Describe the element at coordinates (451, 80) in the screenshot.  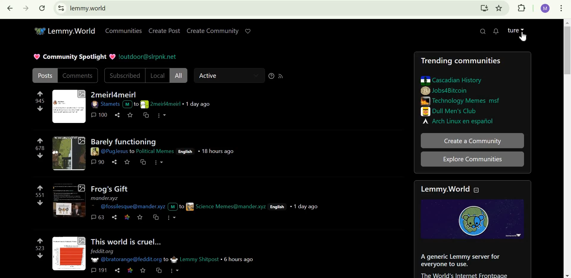
I see `cascadian history` at that location.